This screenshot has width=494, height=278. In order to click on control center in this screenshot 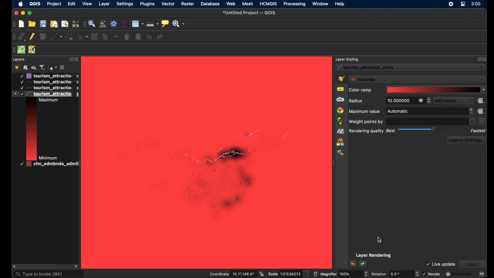, I will do `click(463, 4)`.